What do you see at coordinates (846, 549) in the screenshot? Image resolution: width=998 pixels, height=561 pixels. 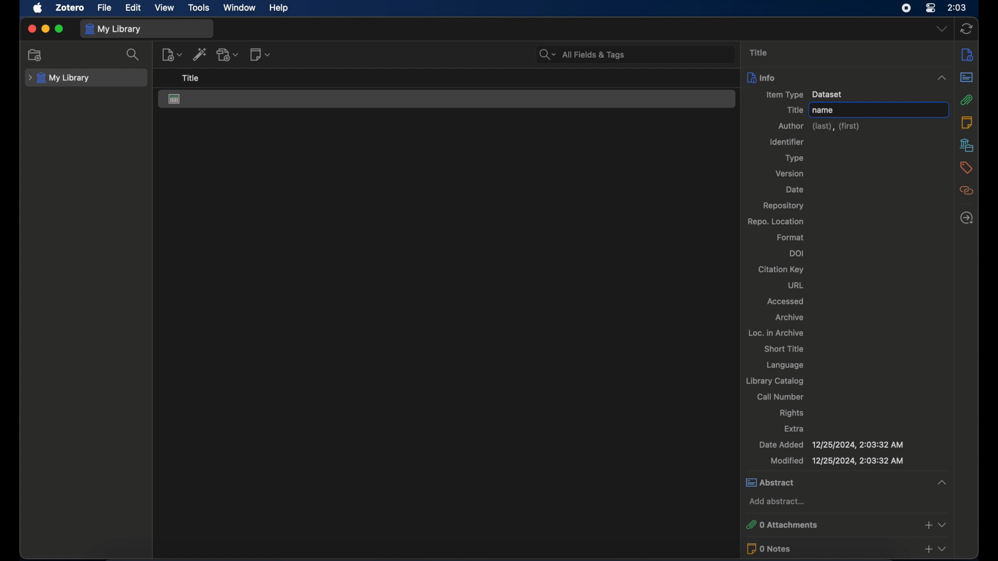 I see `0 notes` at bounding box center [846, 549].